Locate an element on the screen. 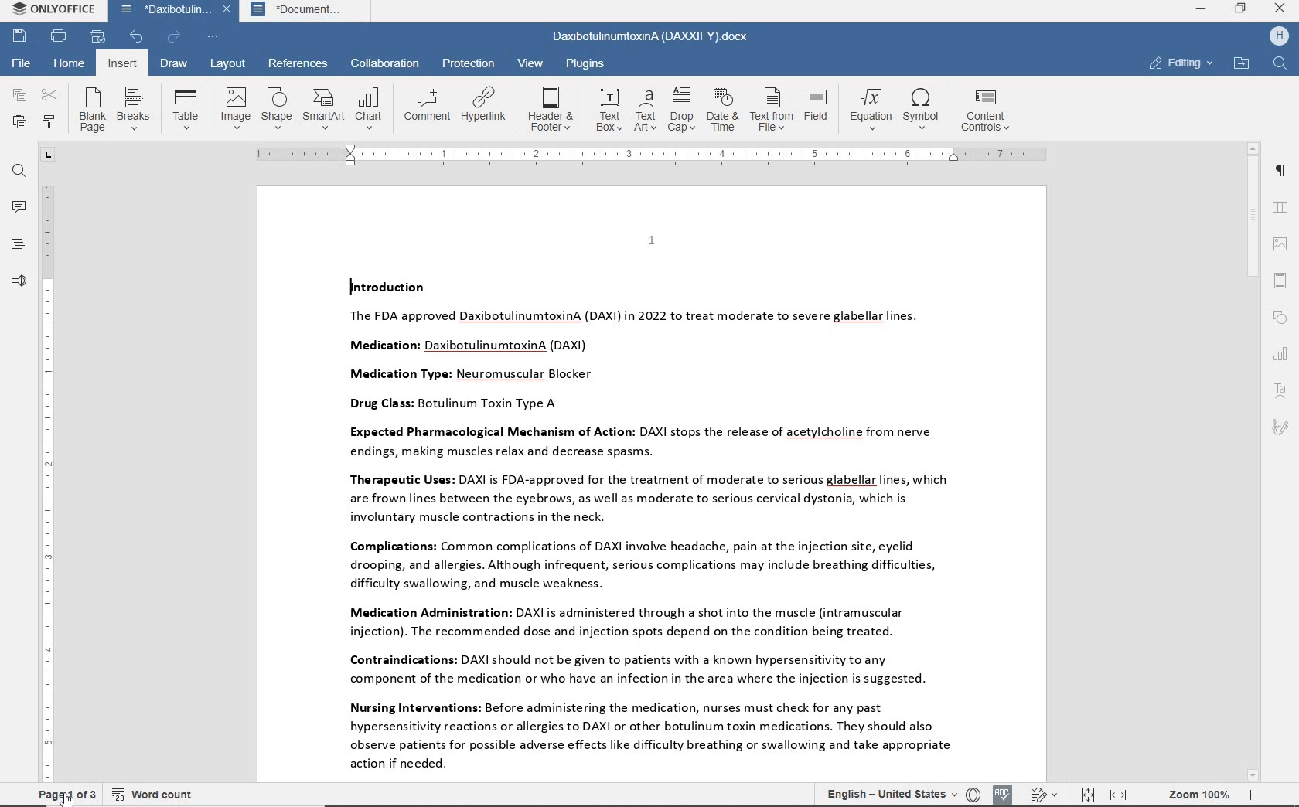  hp is located at coordinates (1278, 37).